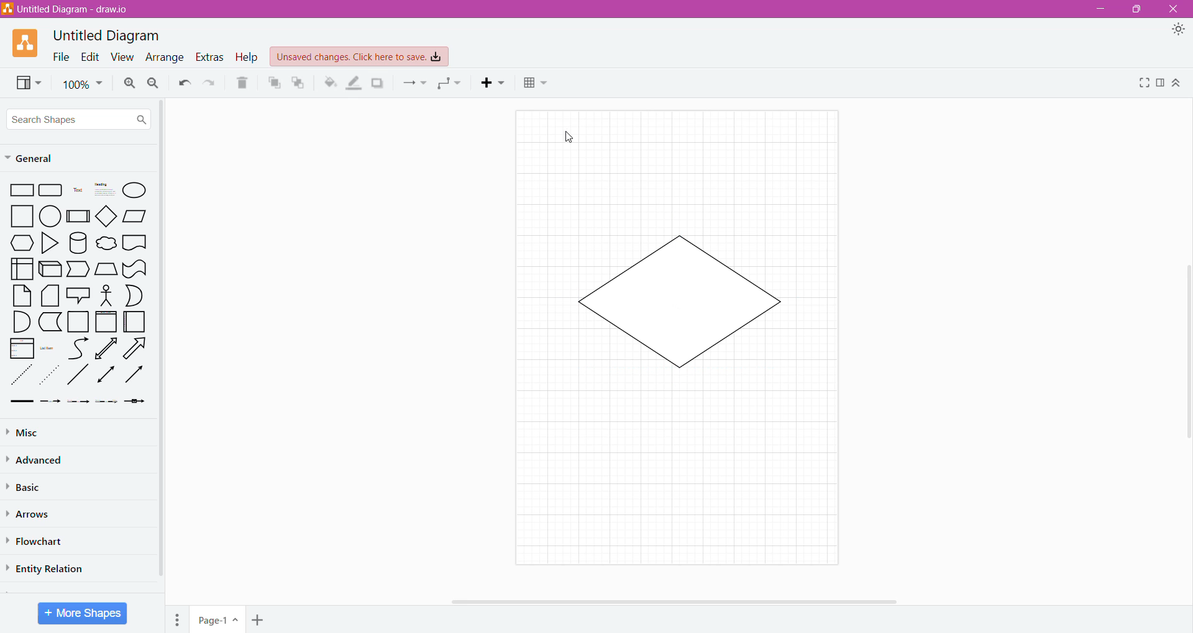 The height and width of the screenshot is (633, 1193). What do you see at coordinates (218, 620) in the screenshot?
I see `` at bounding box center [218, 620].